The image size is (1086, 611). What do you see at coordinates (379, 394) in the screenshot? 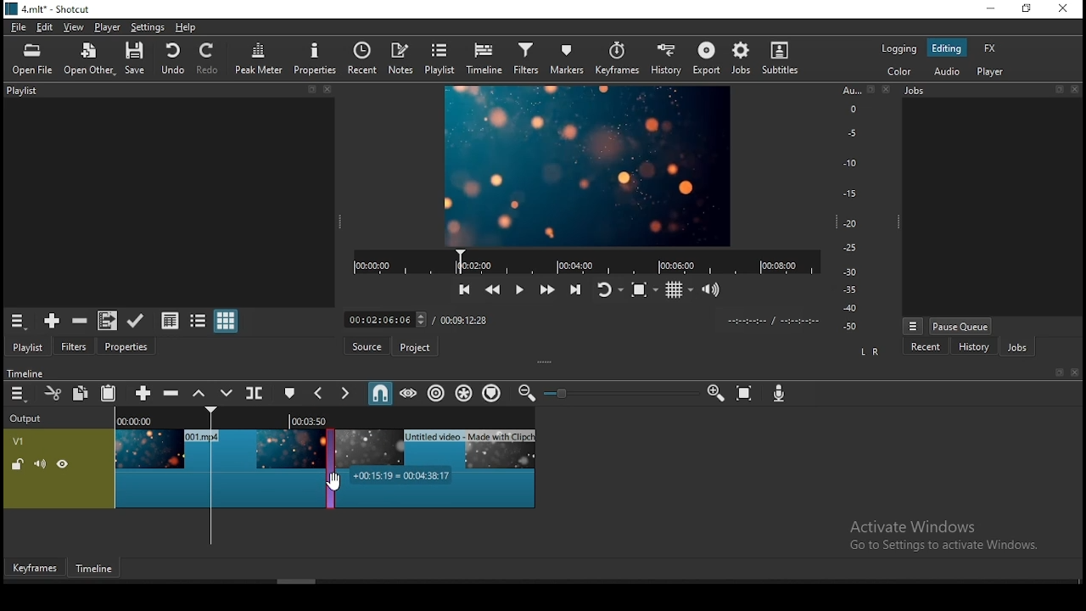
I see `snap` at bounding box center [379, 394].